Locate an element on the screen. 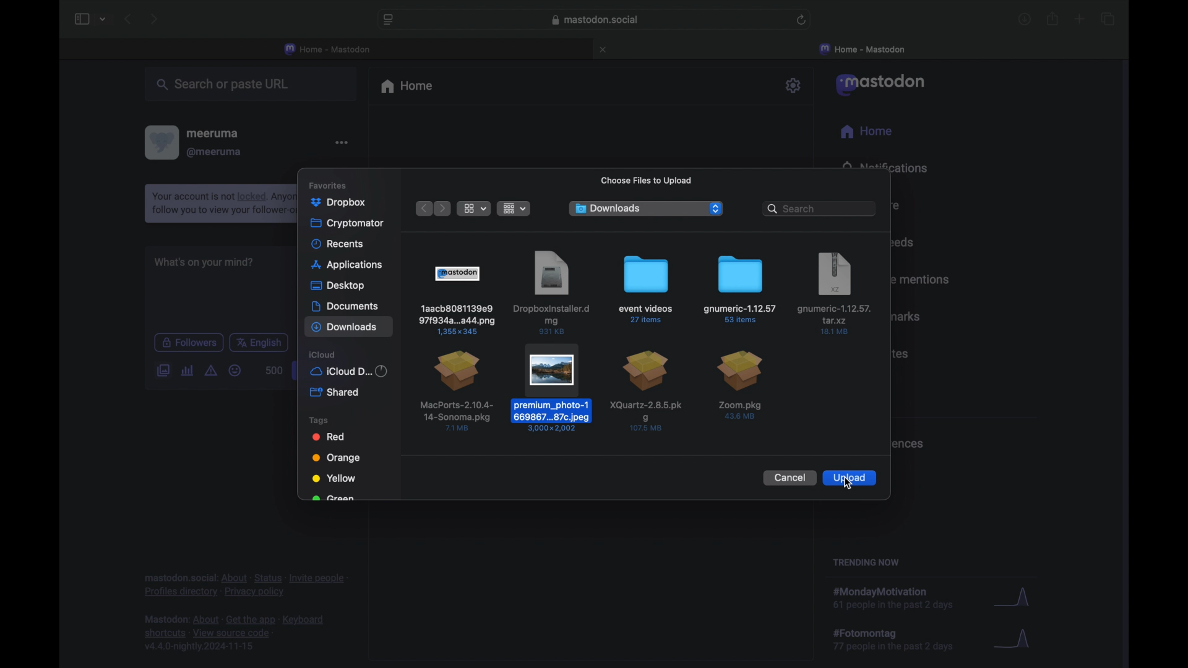 The width and height of the screenshot is (1188, 668). orange is located at coordinates (335, 458).